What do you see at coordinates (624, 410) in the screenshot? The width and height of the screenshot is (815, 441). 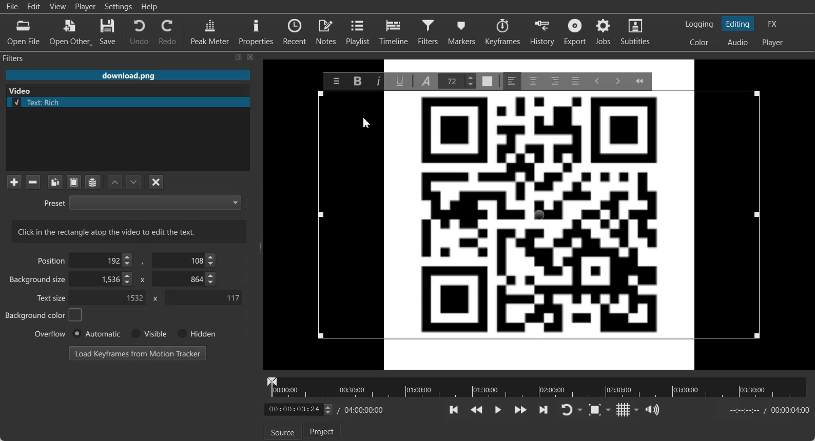 I see `Toggle grid display on the player` at bounding box center [624, 410].